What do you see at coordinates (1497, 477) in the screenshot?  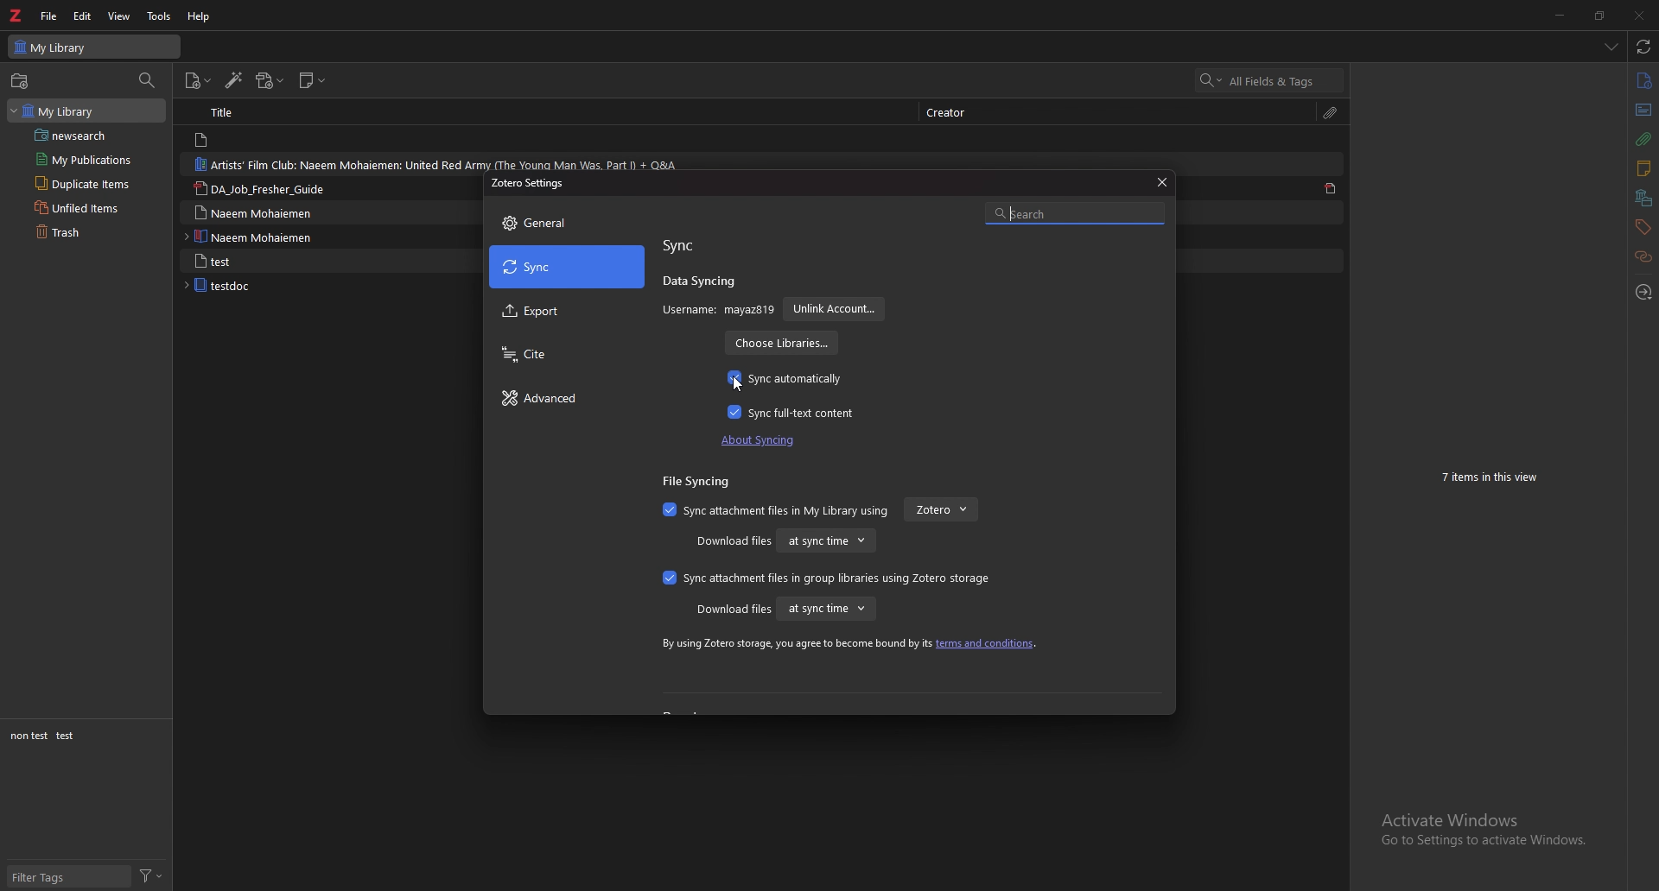 I see `7 items in this view` at bounding box center [1497, 477].